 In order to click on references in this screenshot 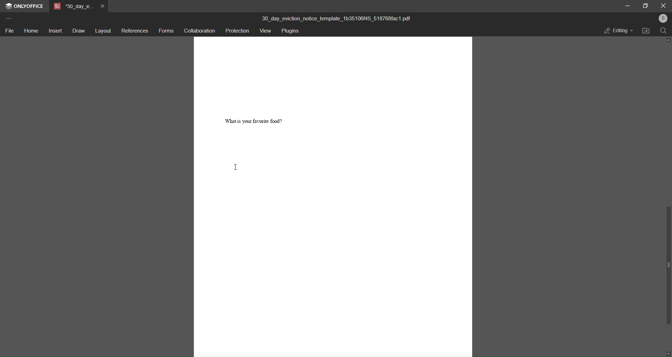, I will do `click(134, 31)`.